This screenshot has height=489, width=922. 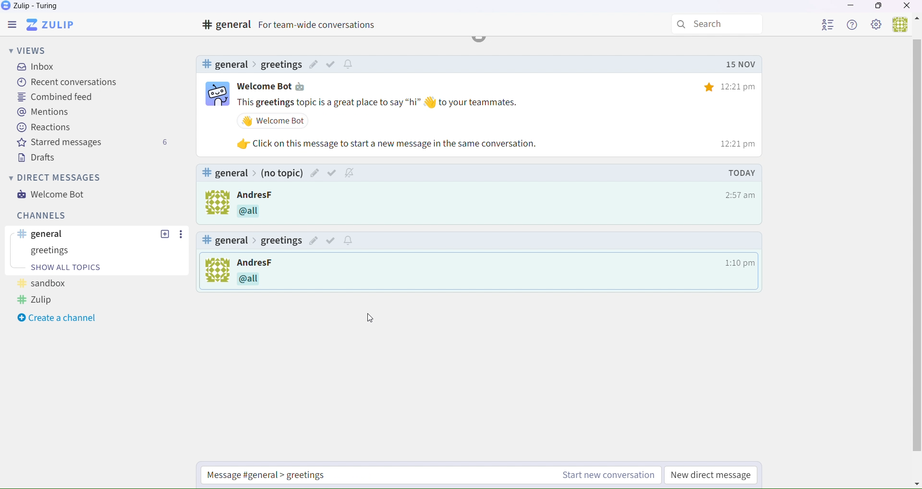 I want to click on , so click(x=735, y=62).